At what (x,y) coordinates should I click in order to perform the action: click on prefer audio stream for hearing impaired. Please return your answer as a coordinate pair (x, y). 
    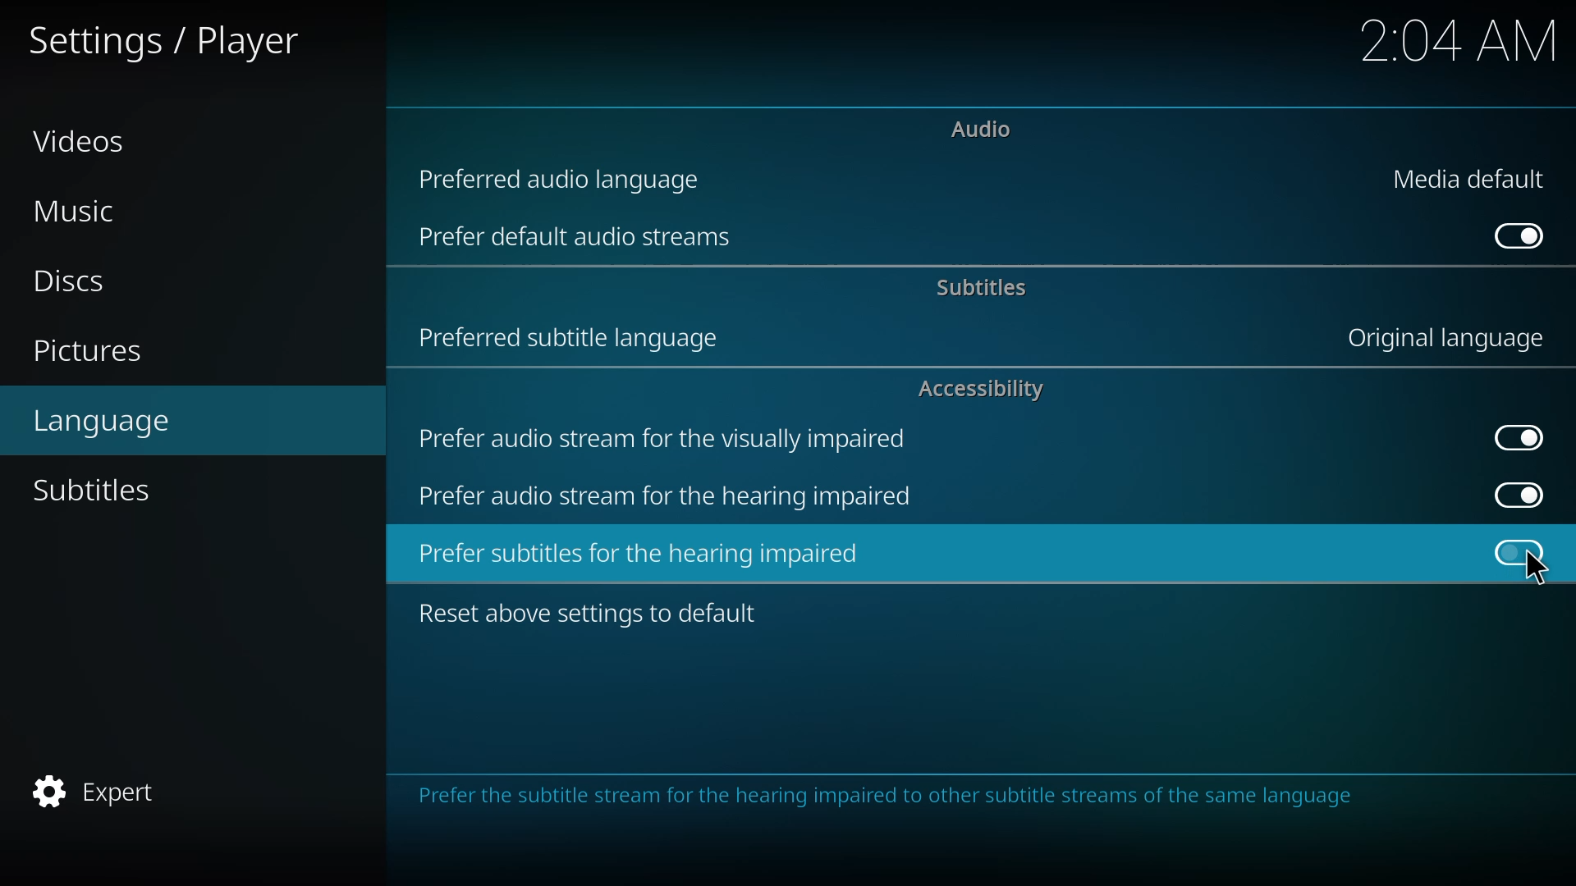
    Looking at the image, I should click on (671, 496).